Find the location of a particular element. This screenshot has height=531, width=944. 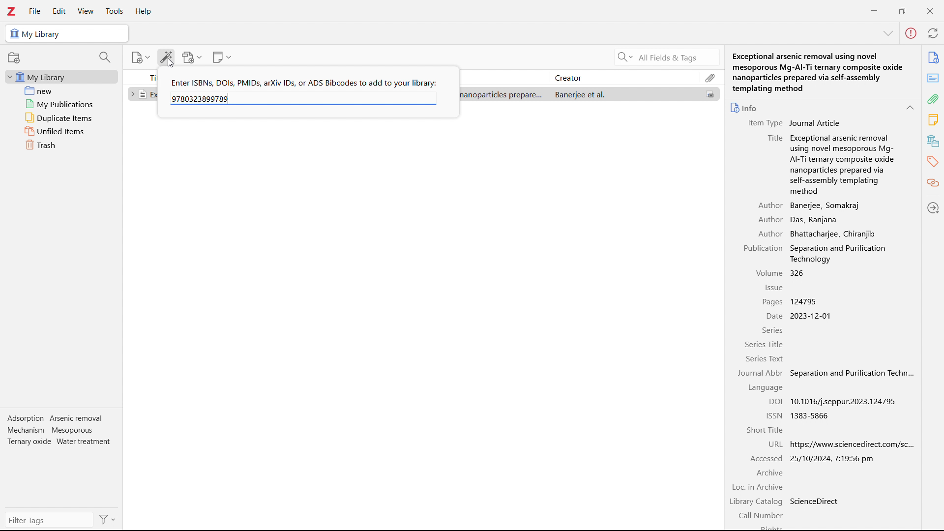

1245795 is located at coordinates (805, 301).